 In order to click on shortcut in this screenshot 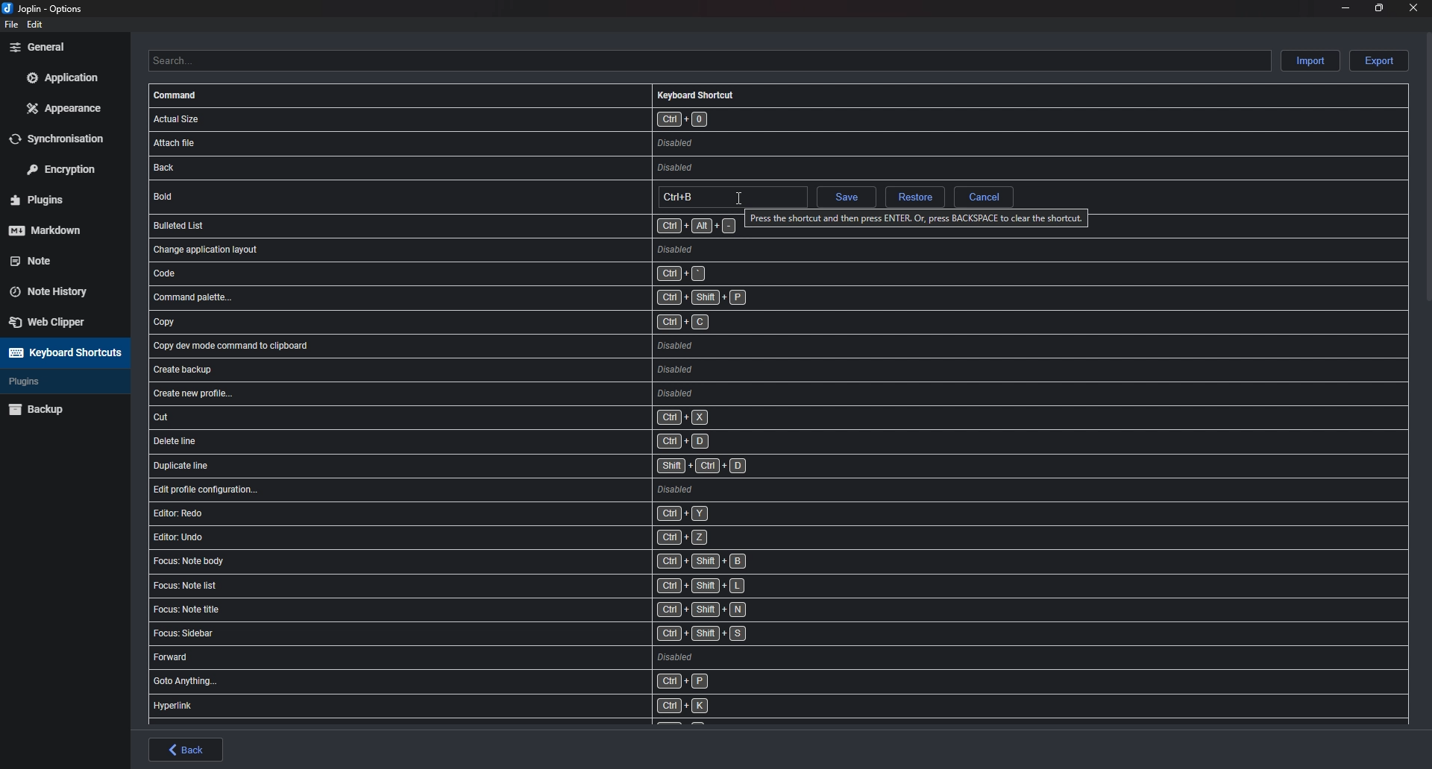, I will do `click(509, 441)`.